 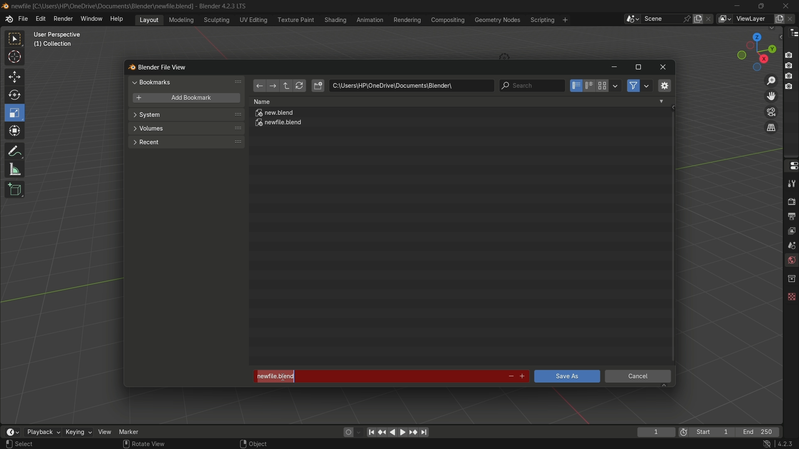 What do you see at coordinates (299, 86) in the screenshot?
I see `refresh` at bounding box center [299, 86].